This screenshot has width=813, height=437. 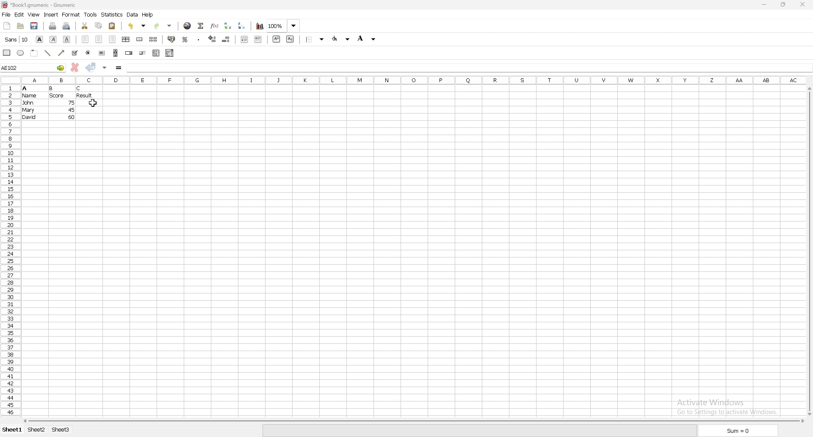 What do you see at coordinates (171, 39) in the screenshot?
I see `accounting` at bounding box center [171, 39].